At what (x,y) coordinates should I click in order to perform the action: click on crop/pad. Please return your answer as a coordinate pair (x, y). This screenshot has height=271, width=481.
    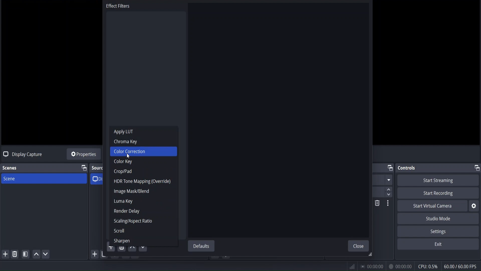
    Looking at the image, I should click on (123, 171).